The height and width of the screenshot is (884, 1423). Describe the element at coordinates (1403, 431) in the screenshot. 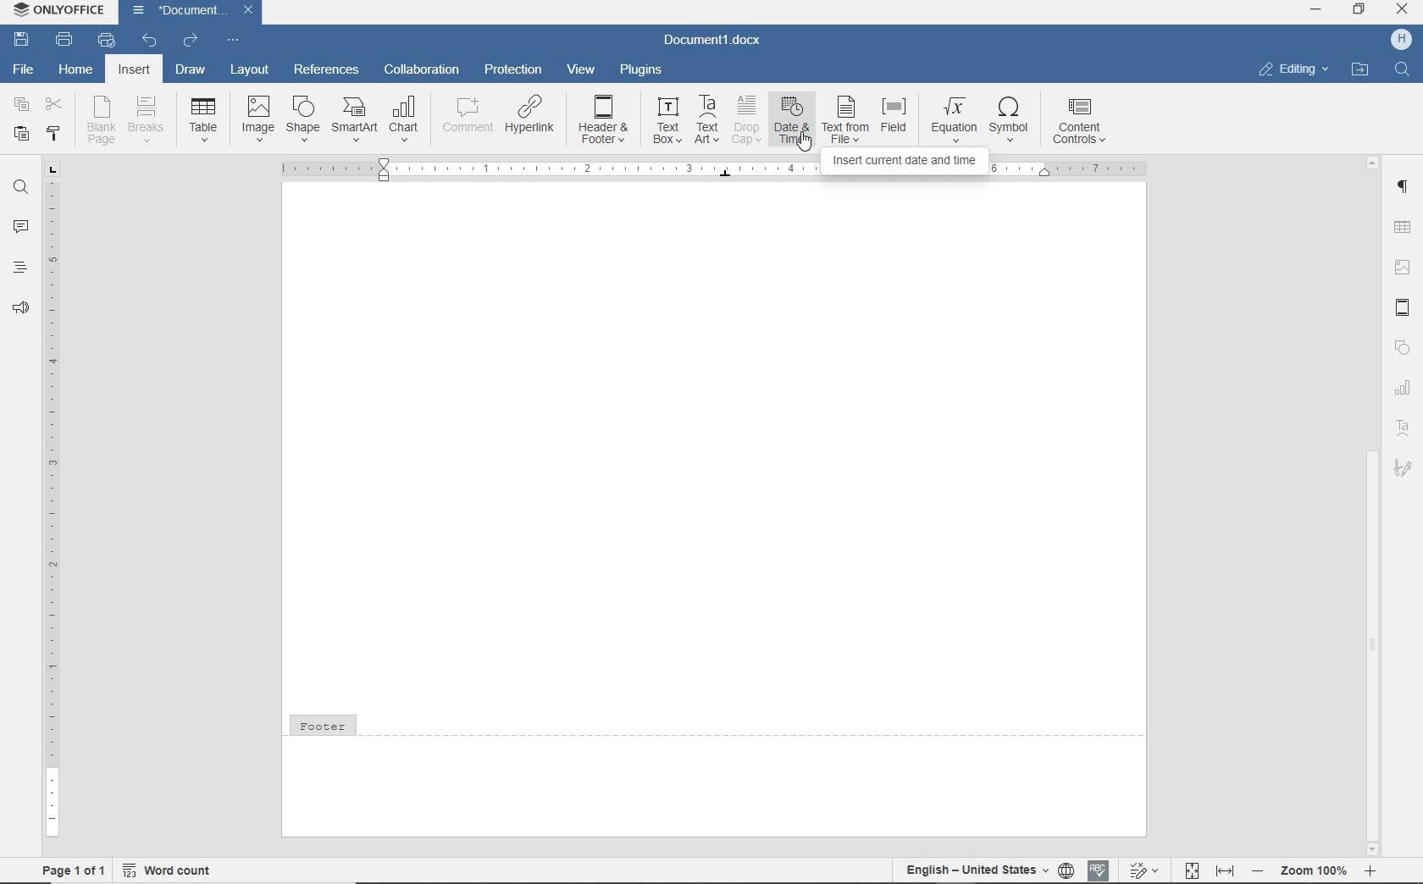

I see `Text Art` at that location.